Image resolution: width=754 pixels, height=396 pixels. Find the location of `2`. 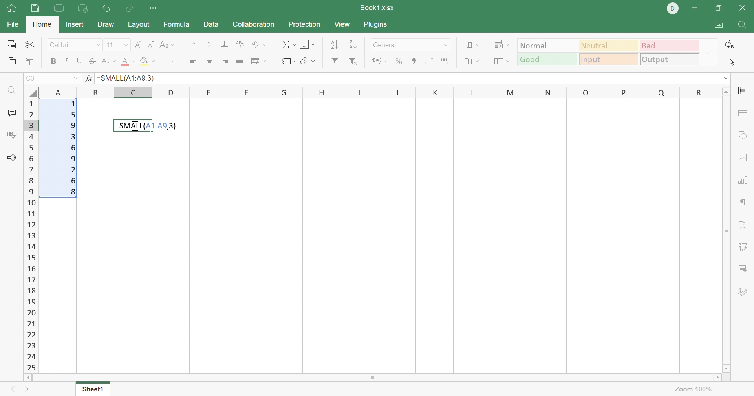

2 is located at coordinates (73, 170).